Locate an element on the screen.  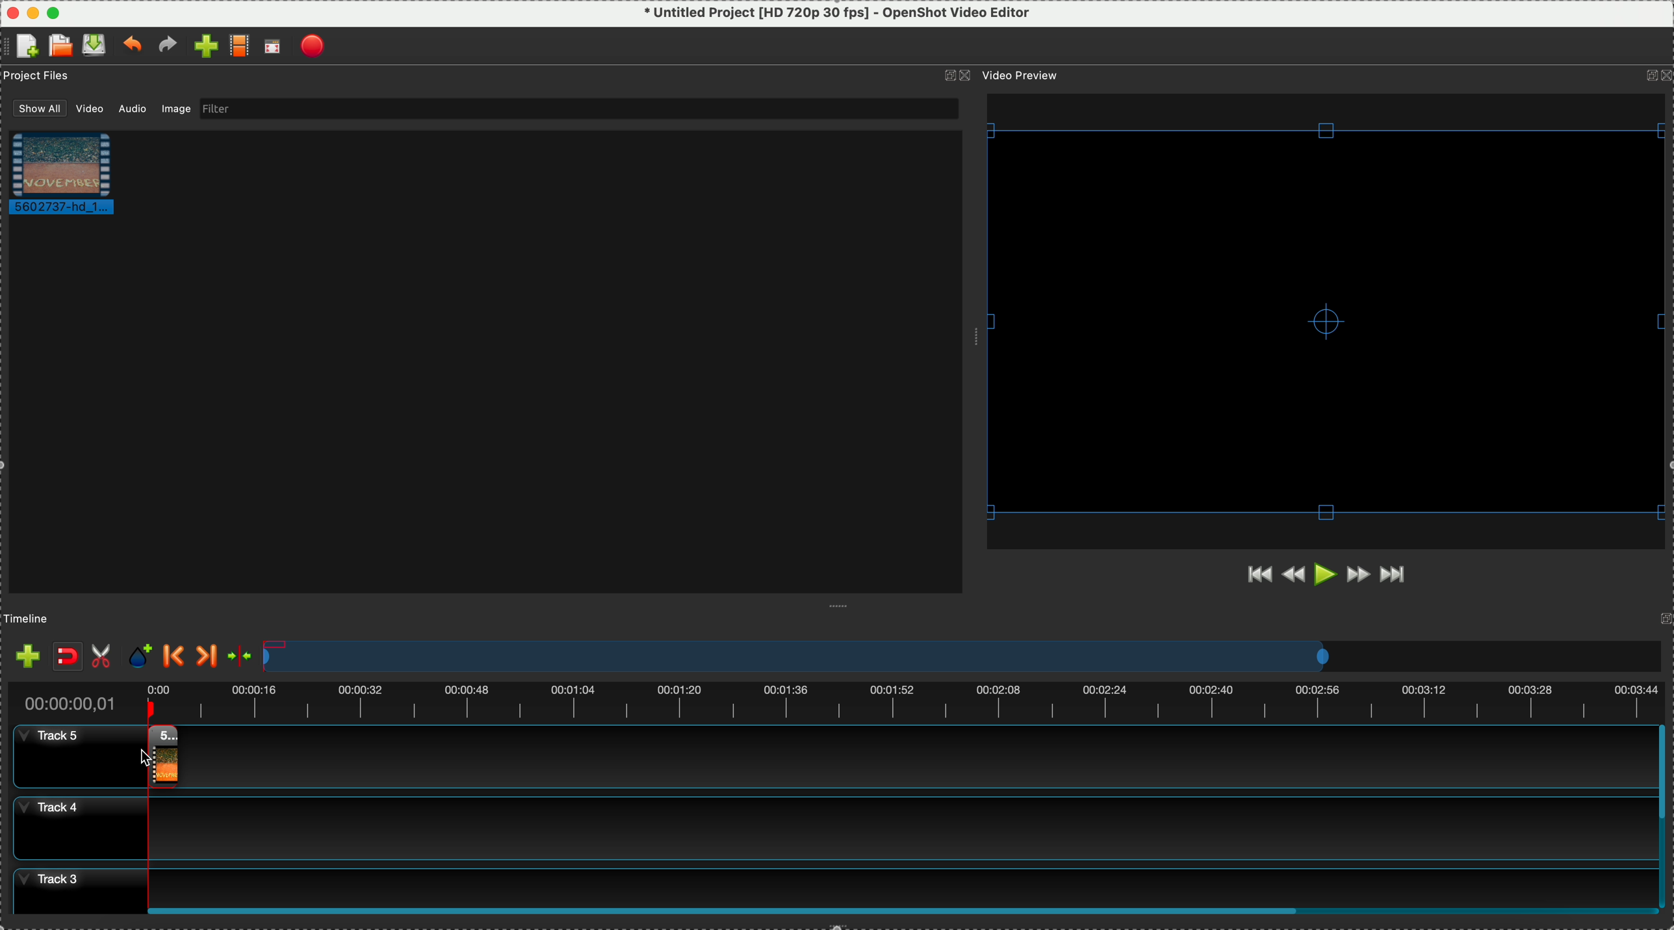
project files is located at coordinates (38, 77).